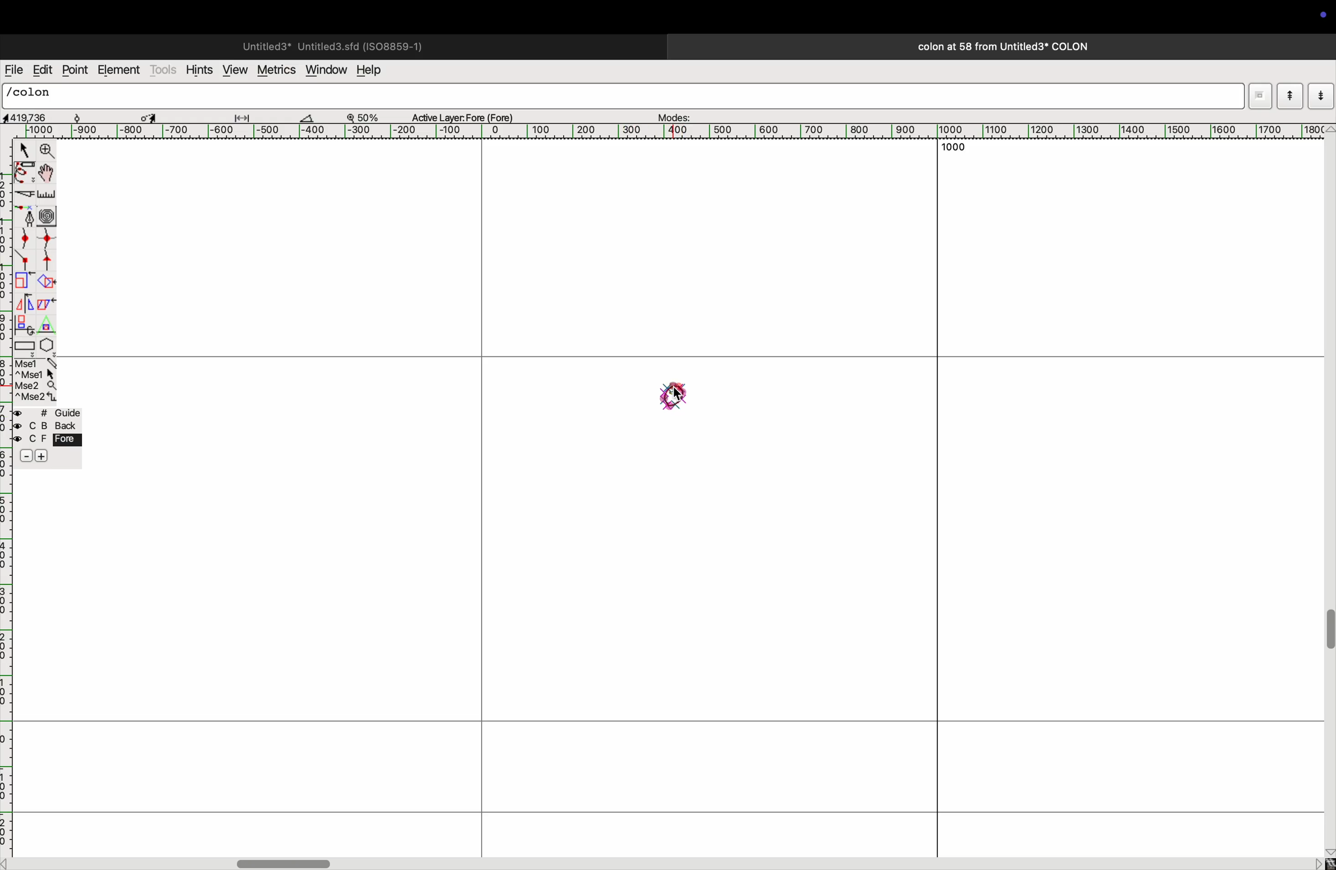 The height and width of the screenshot is (870, 1336). Describe the element at coordinates (119, 71) in the screenshot. I see `element` at that location.